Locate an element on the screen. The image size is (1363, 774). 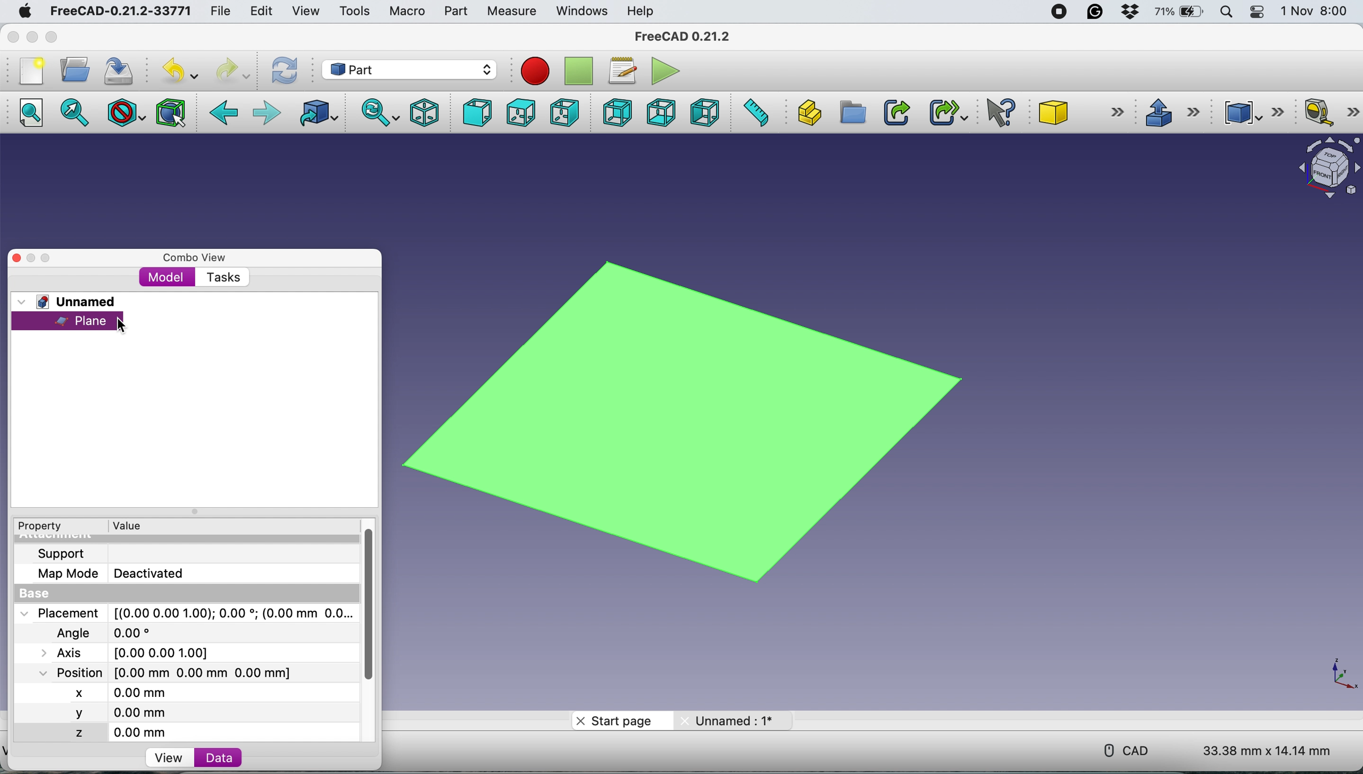
system logo is located at coordinates (24, 11).